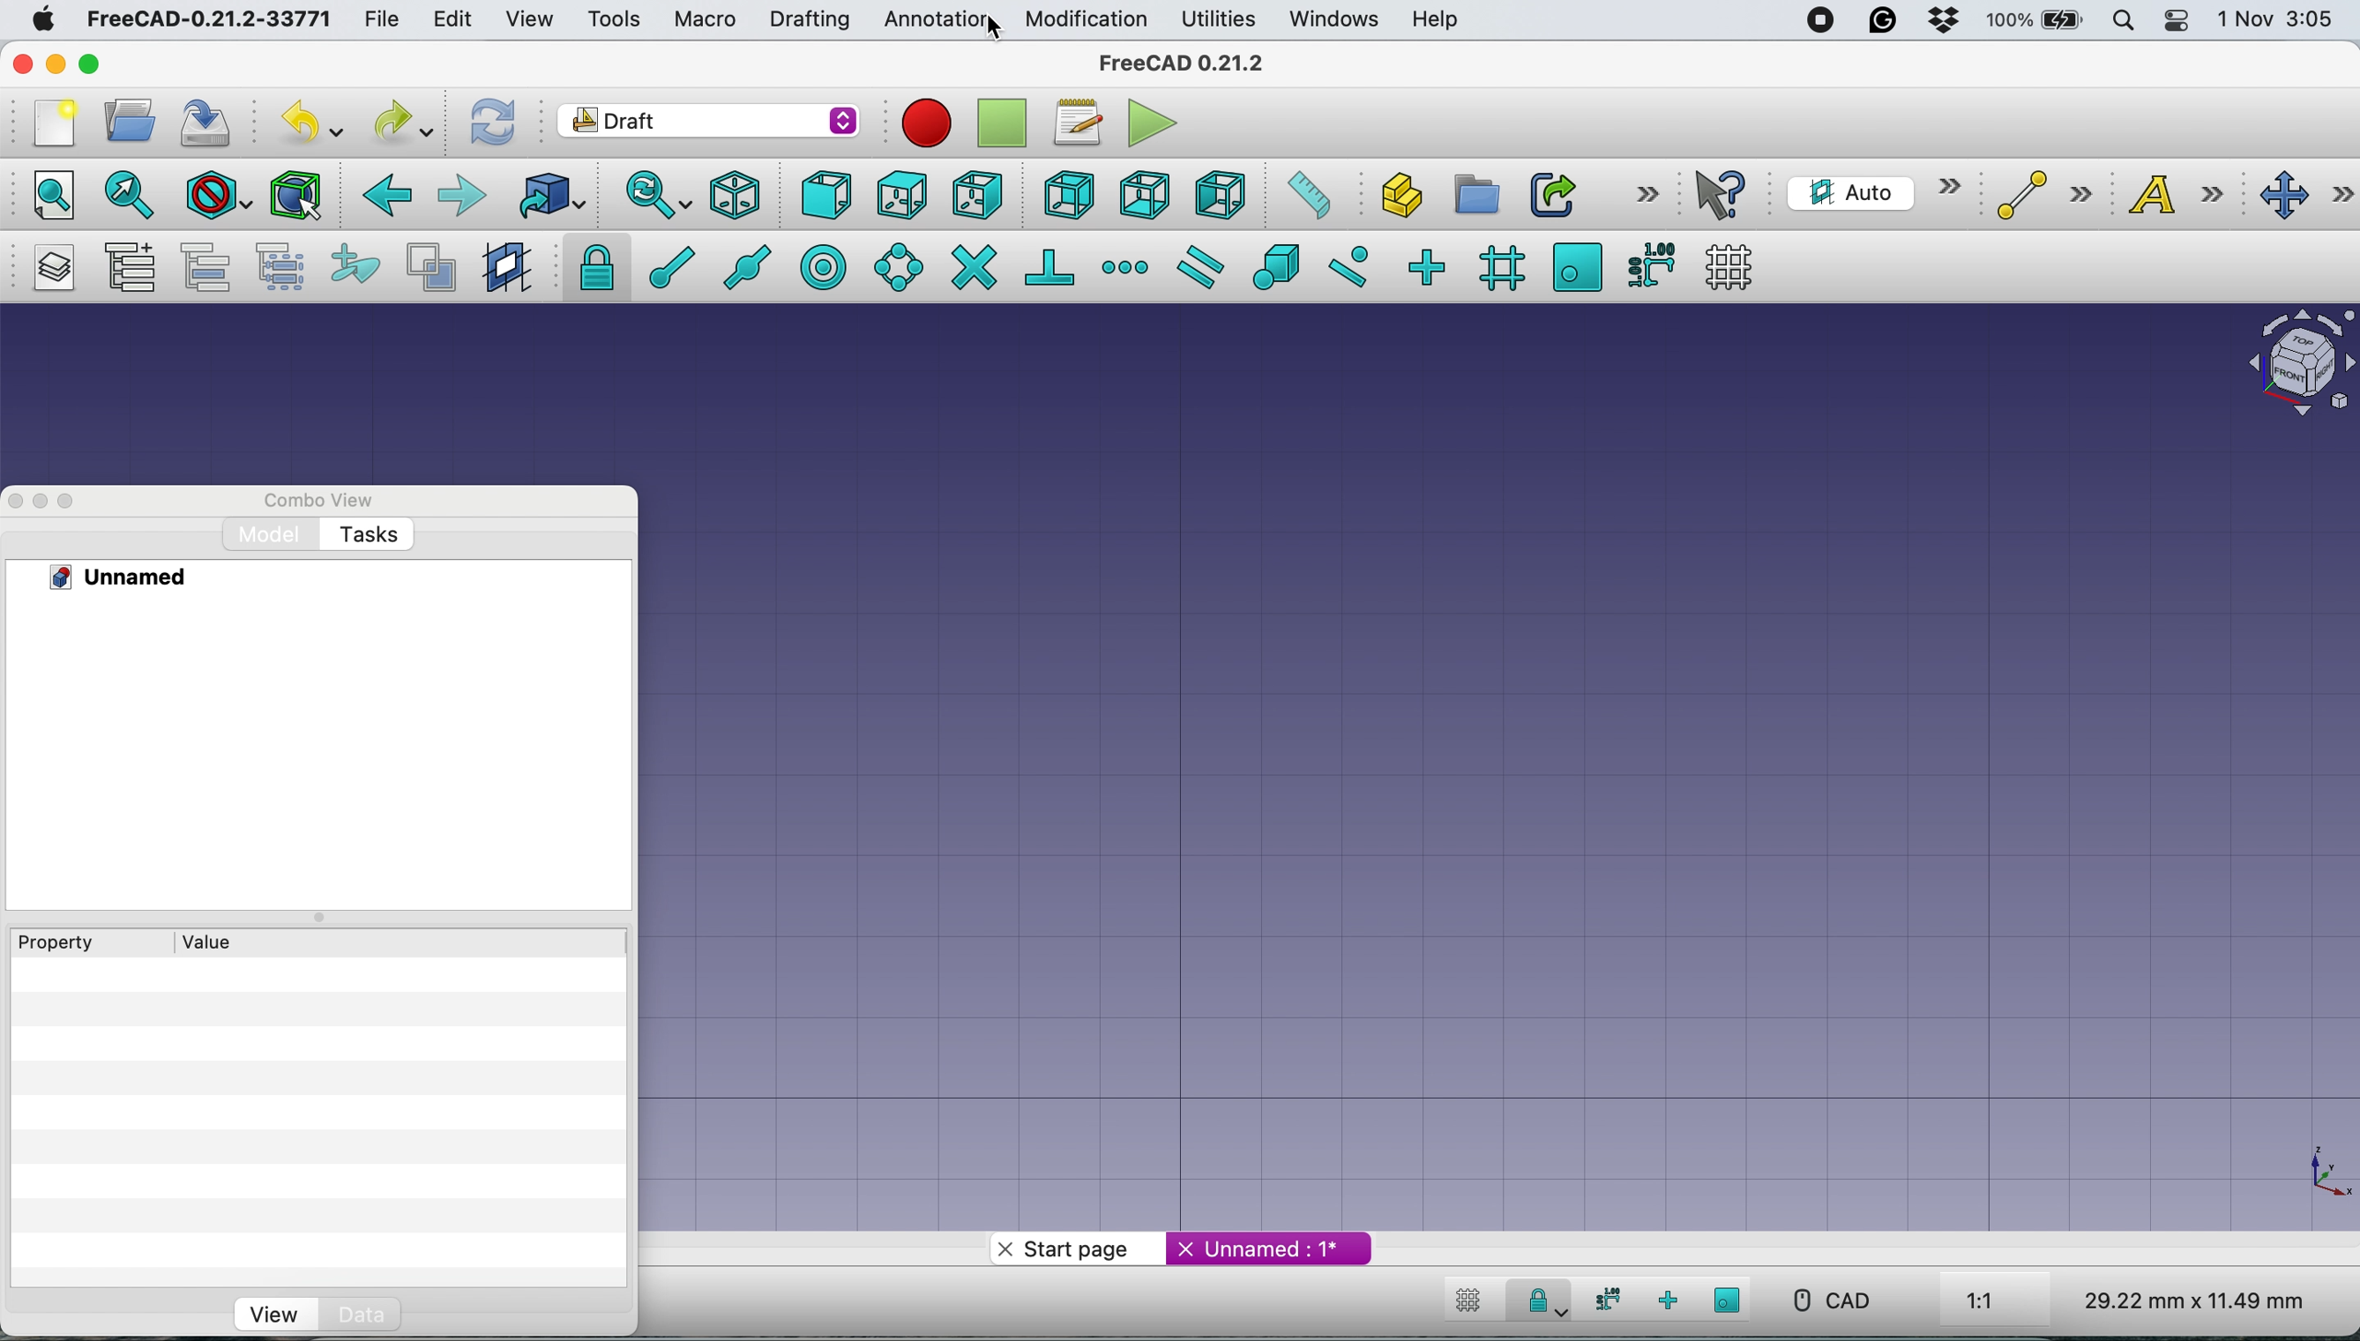 The width and height of the screenshot is (2360, 1341). Describe the element at coordinates (1648, 268) in the screenshot. I see `snap dimensions` at that location.